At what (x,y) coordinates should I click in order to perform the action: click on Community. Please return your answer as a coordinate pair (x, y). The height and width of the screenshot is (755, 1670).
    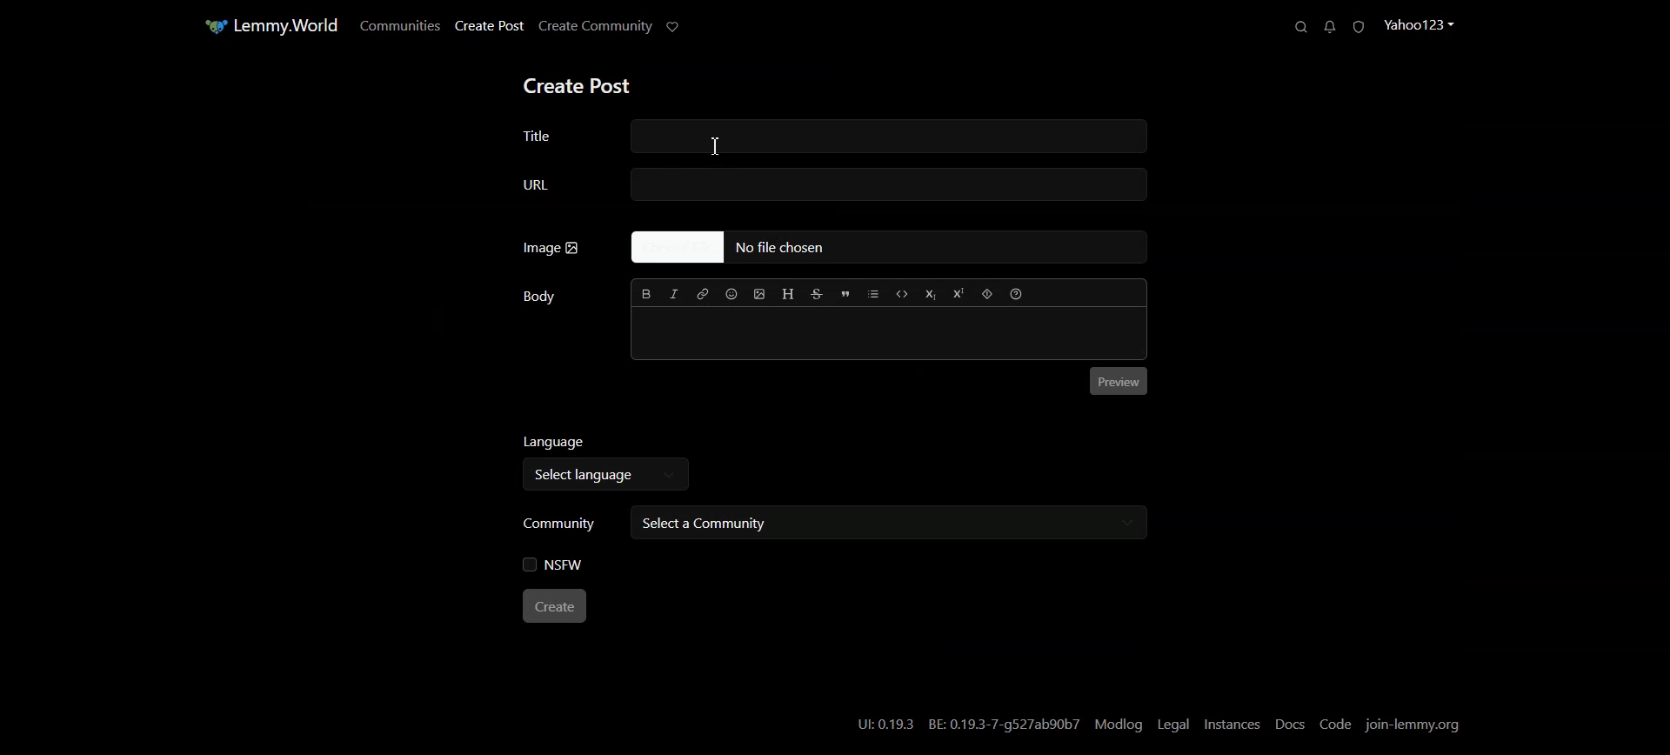
    Looking at the image, I should click on (560, 521).